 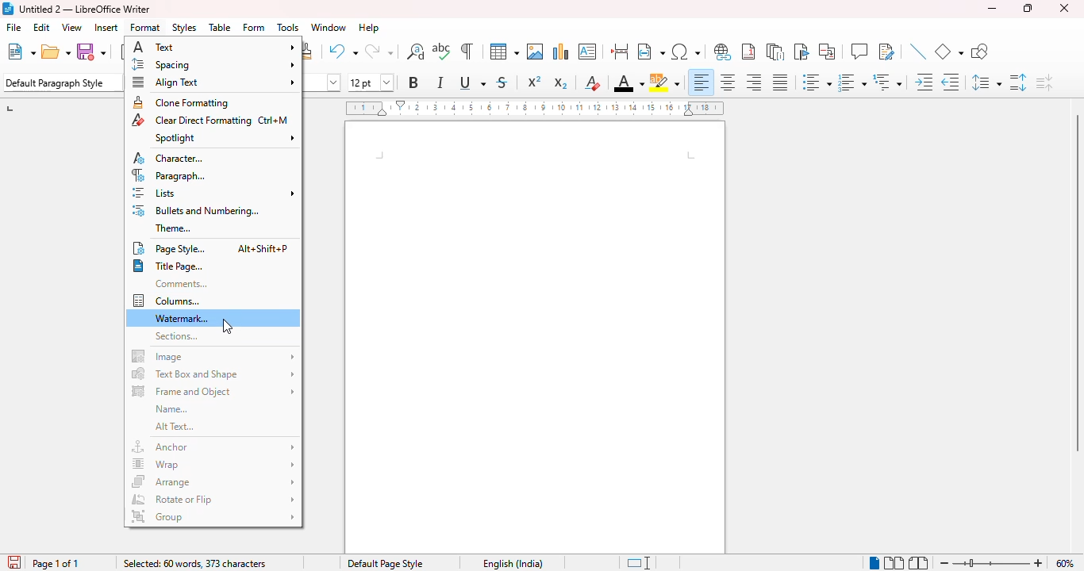 I want to click on toggle unordered list, so click(x=817, y=82).